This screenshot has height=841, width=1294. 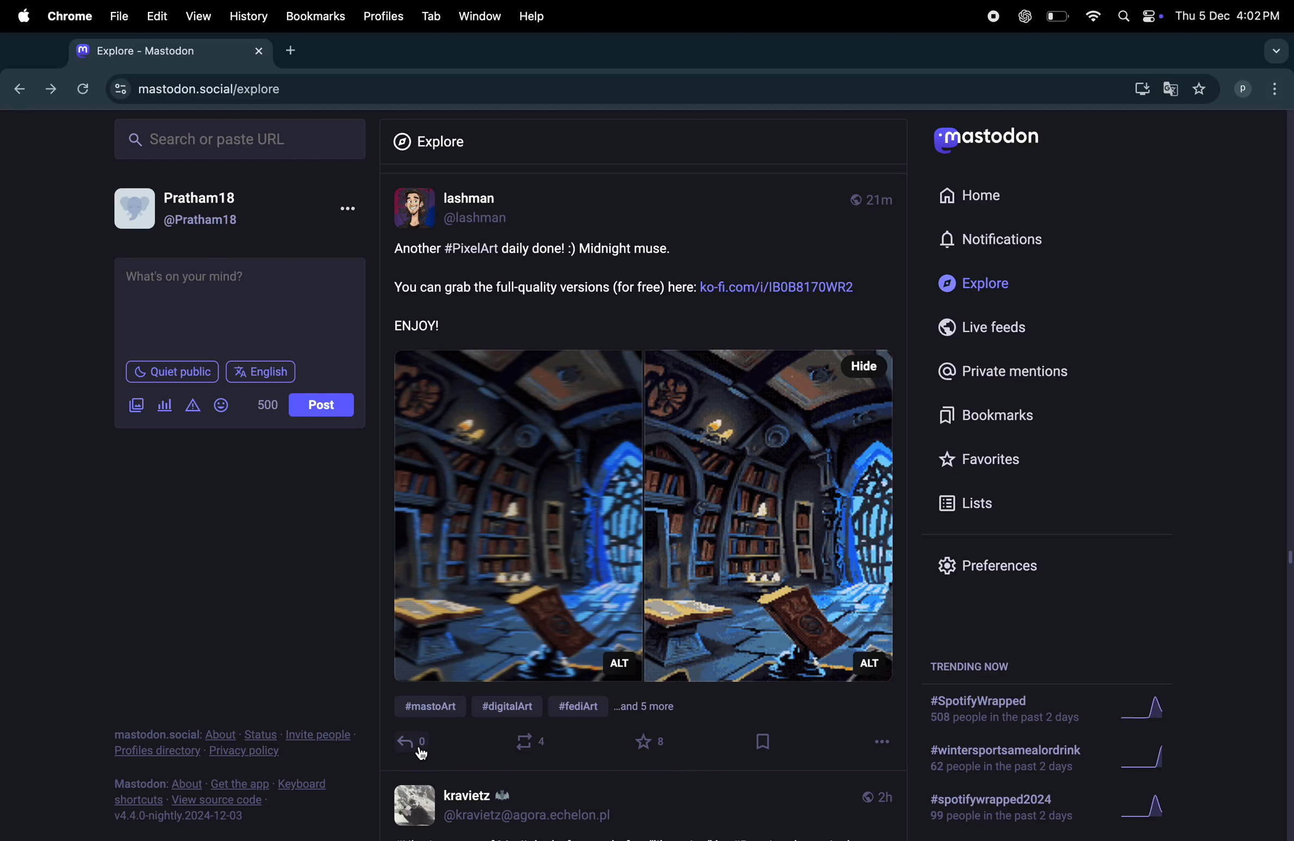 What do you see at coordinates (266, 406) in the screenshot?
I see `500 words` at bounding box center [266, 406].